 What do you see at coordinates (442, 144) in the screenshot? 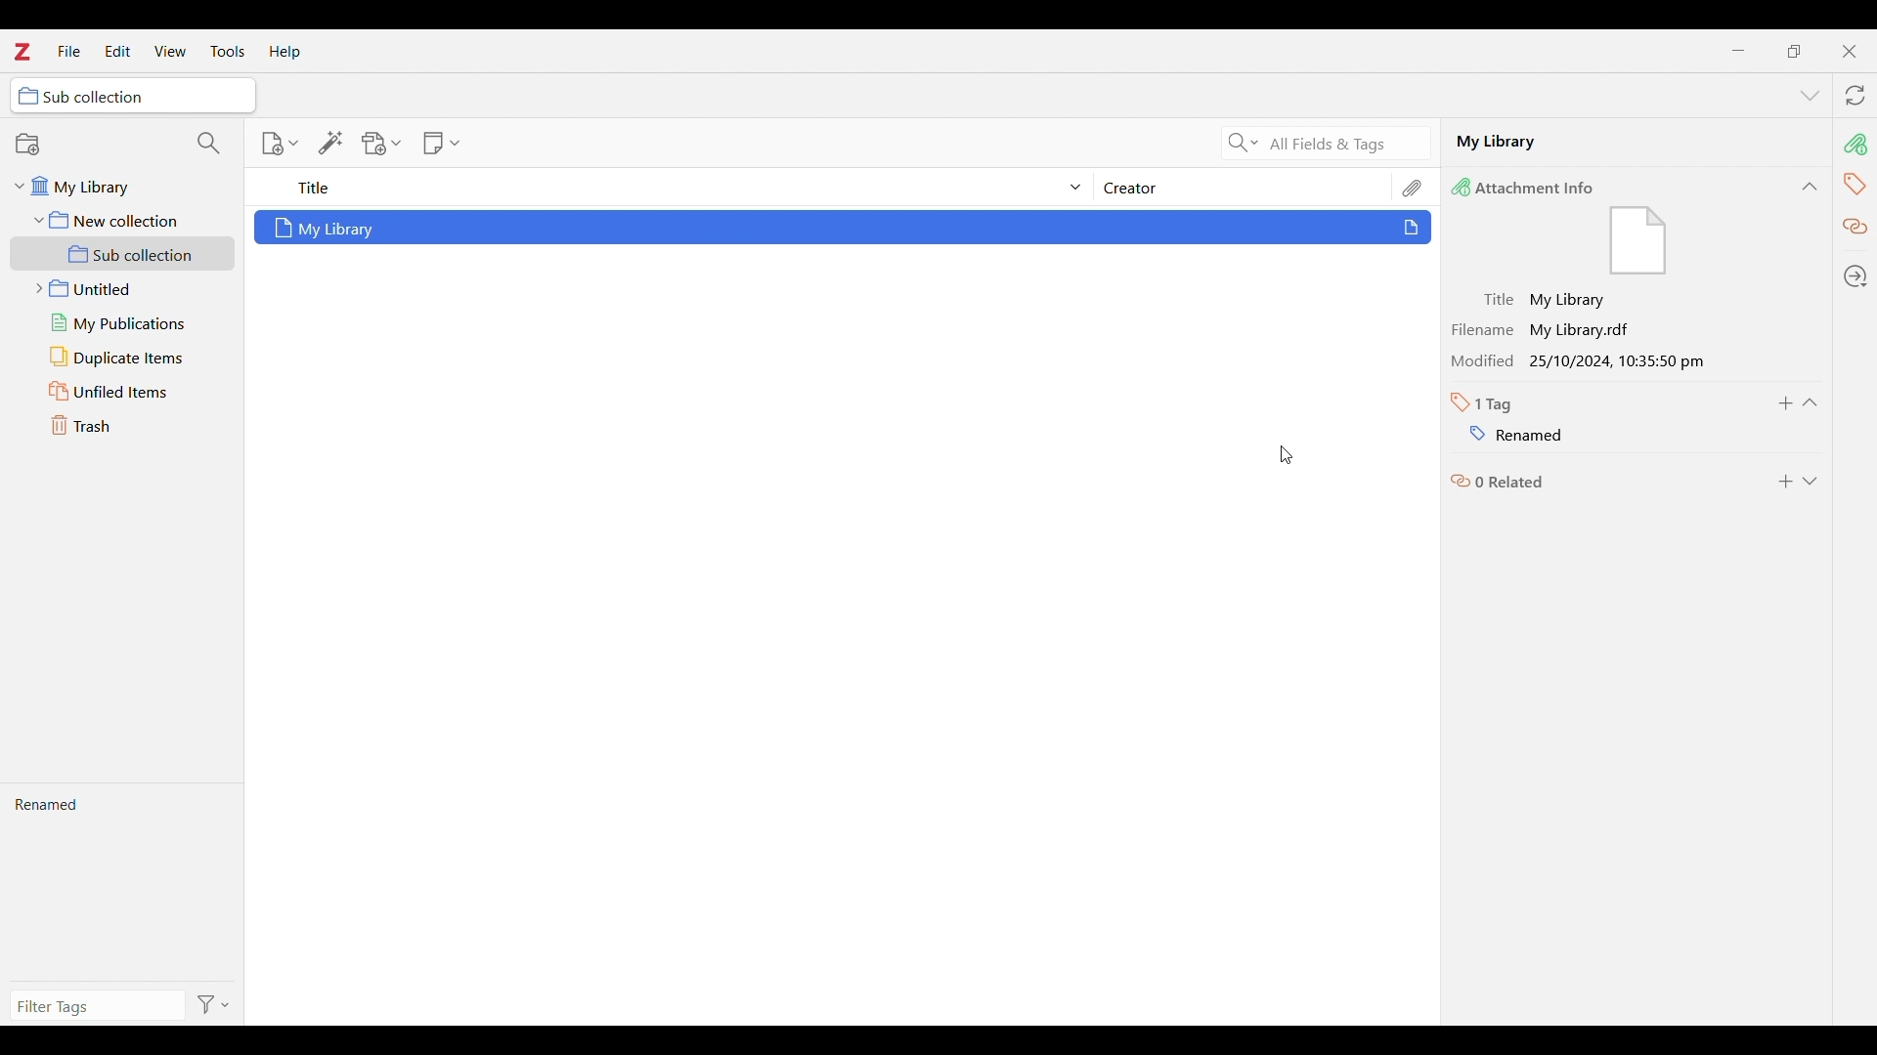
I see `New note options` at bounding box center [442, 144].